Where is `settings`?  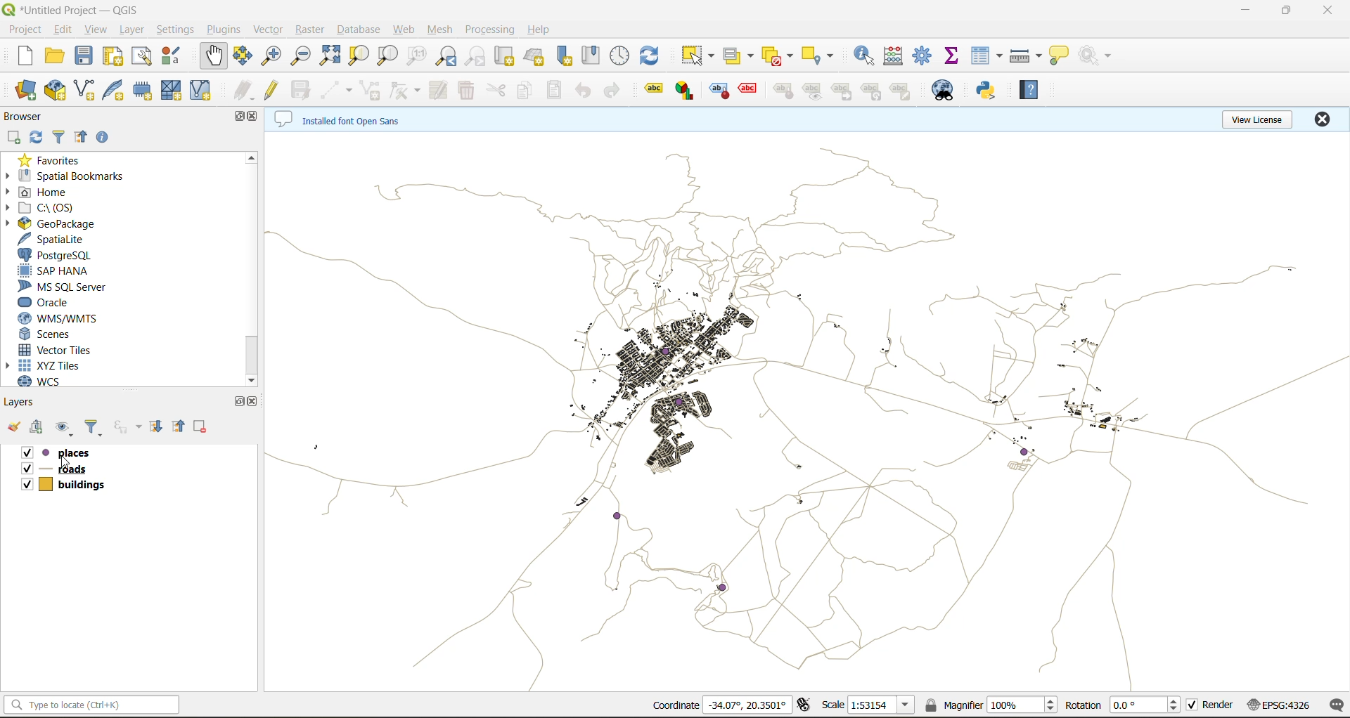
settings is located at coordinates (179, 31).